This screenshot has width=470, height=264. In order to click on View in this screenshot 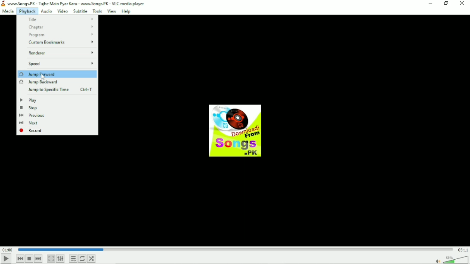, I will do `click(111, 12)`.